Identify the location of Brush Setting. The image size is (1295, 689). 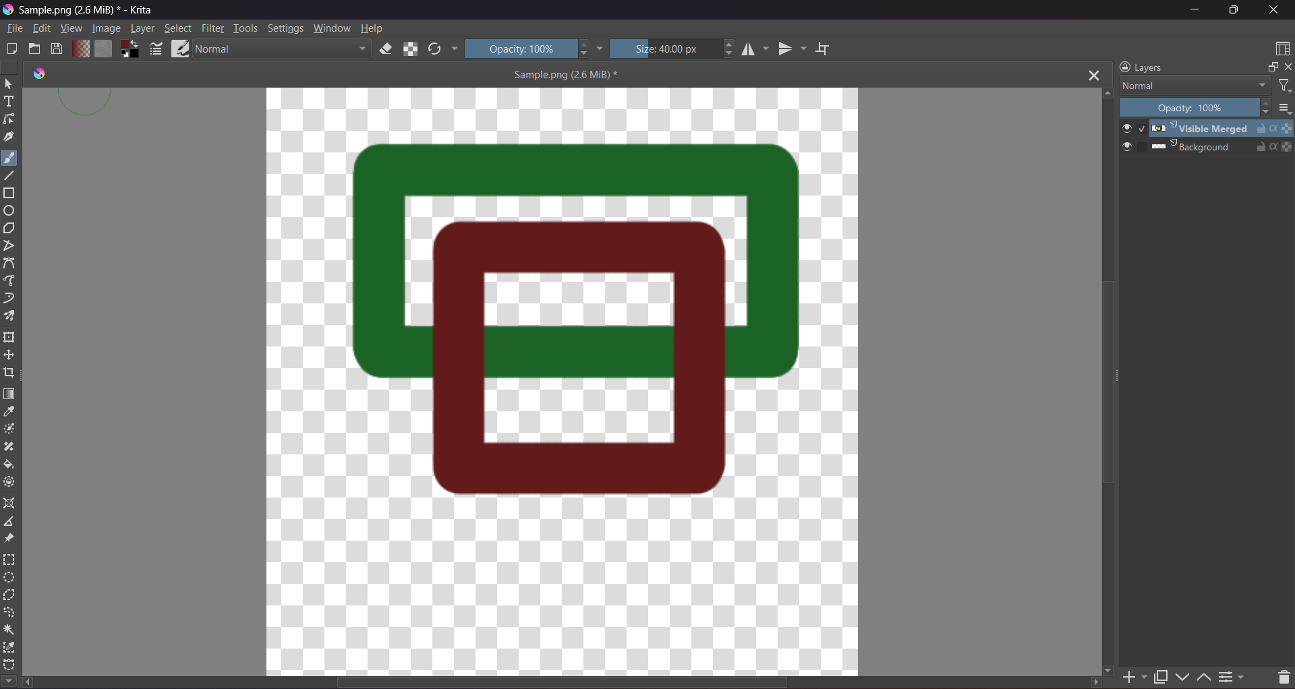
(156, 51).